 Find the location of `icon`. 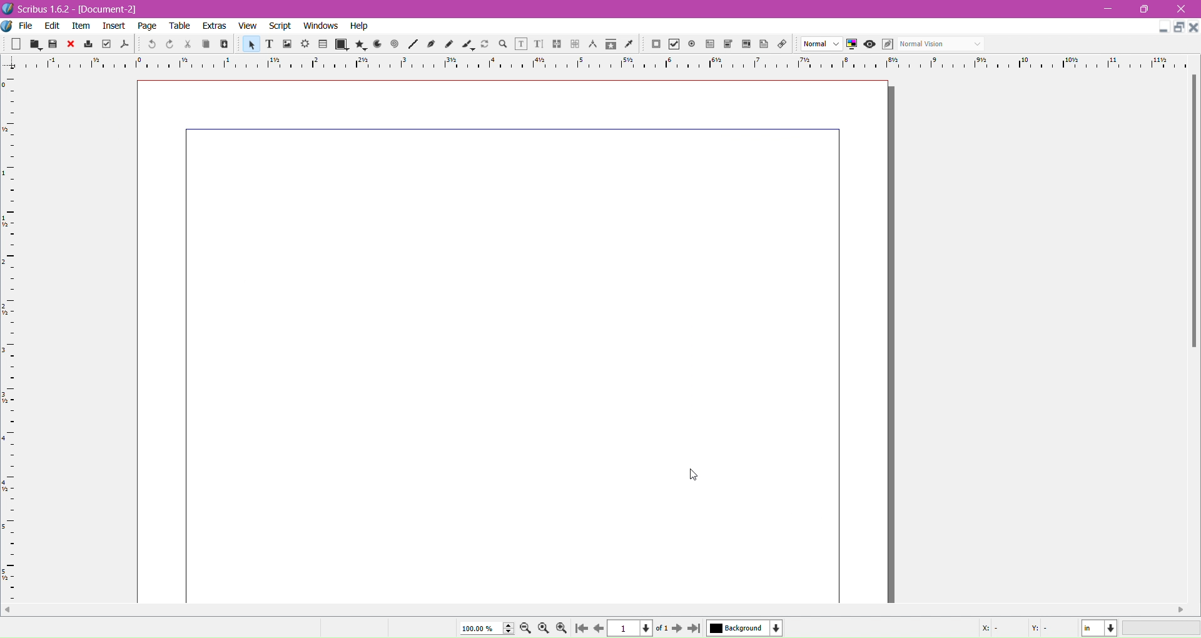

icon is located at coordinates (611, 46).